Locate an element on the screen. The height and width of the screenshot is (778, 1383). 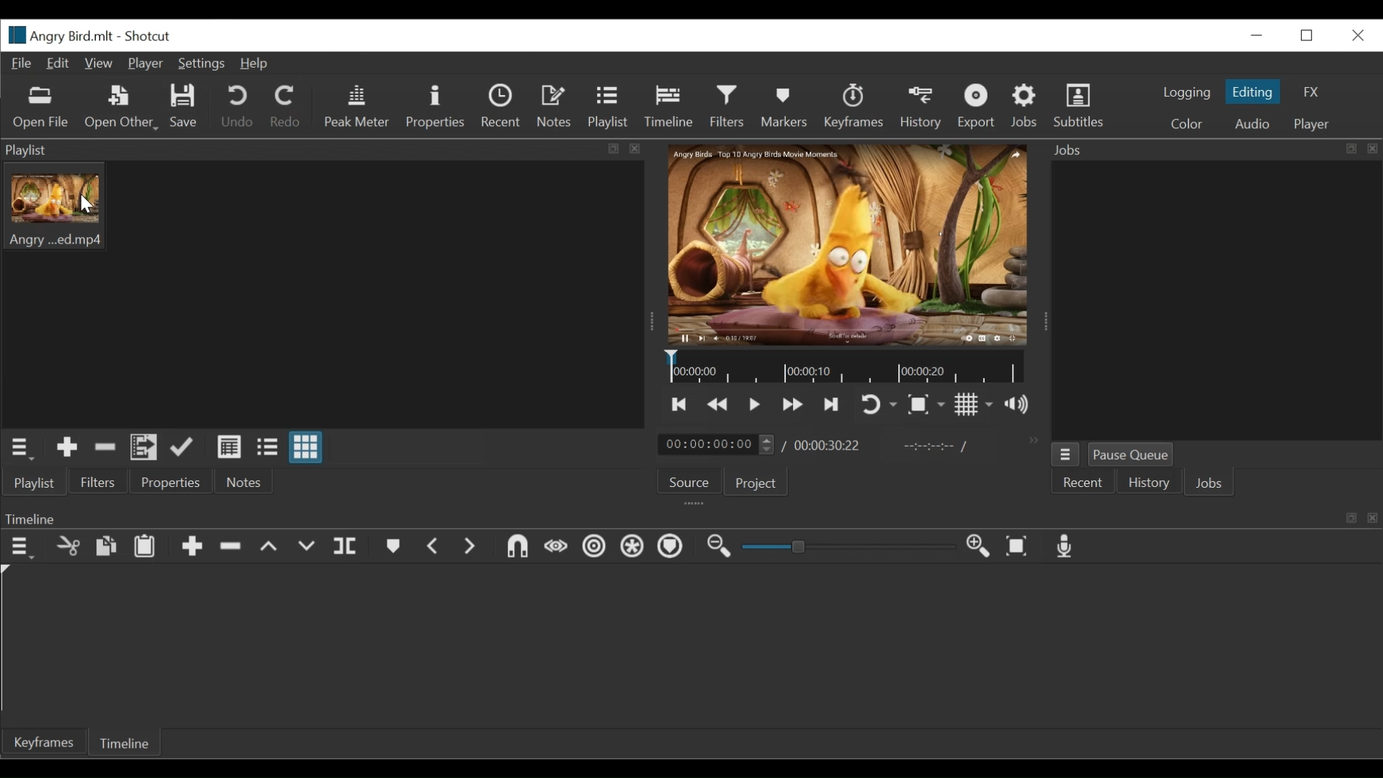
Overwrite is located at coordinates (308, 549).